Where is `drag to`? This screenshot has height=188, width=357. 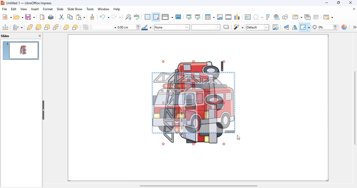
drag to is located at coordinates (239, 137).